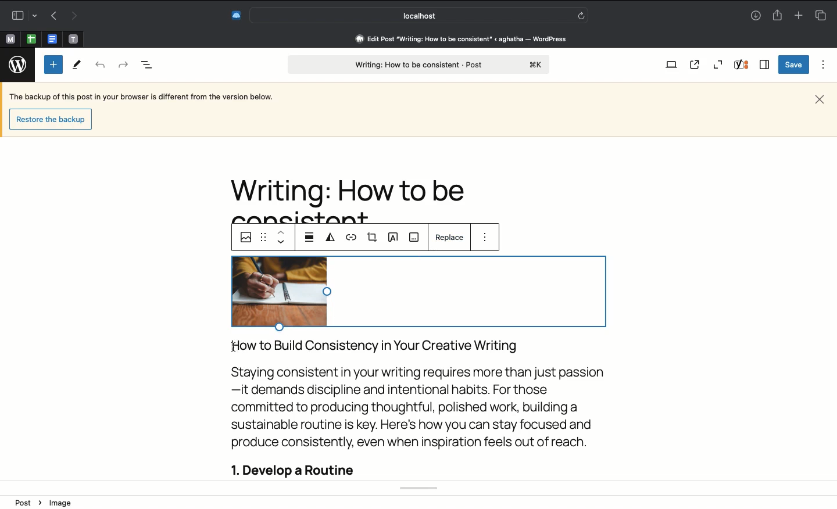 The image size is (837, 509). What do you see at coordinates (99, 66) in the screenshot?
I see `Back` at bounding box center [99, 66].